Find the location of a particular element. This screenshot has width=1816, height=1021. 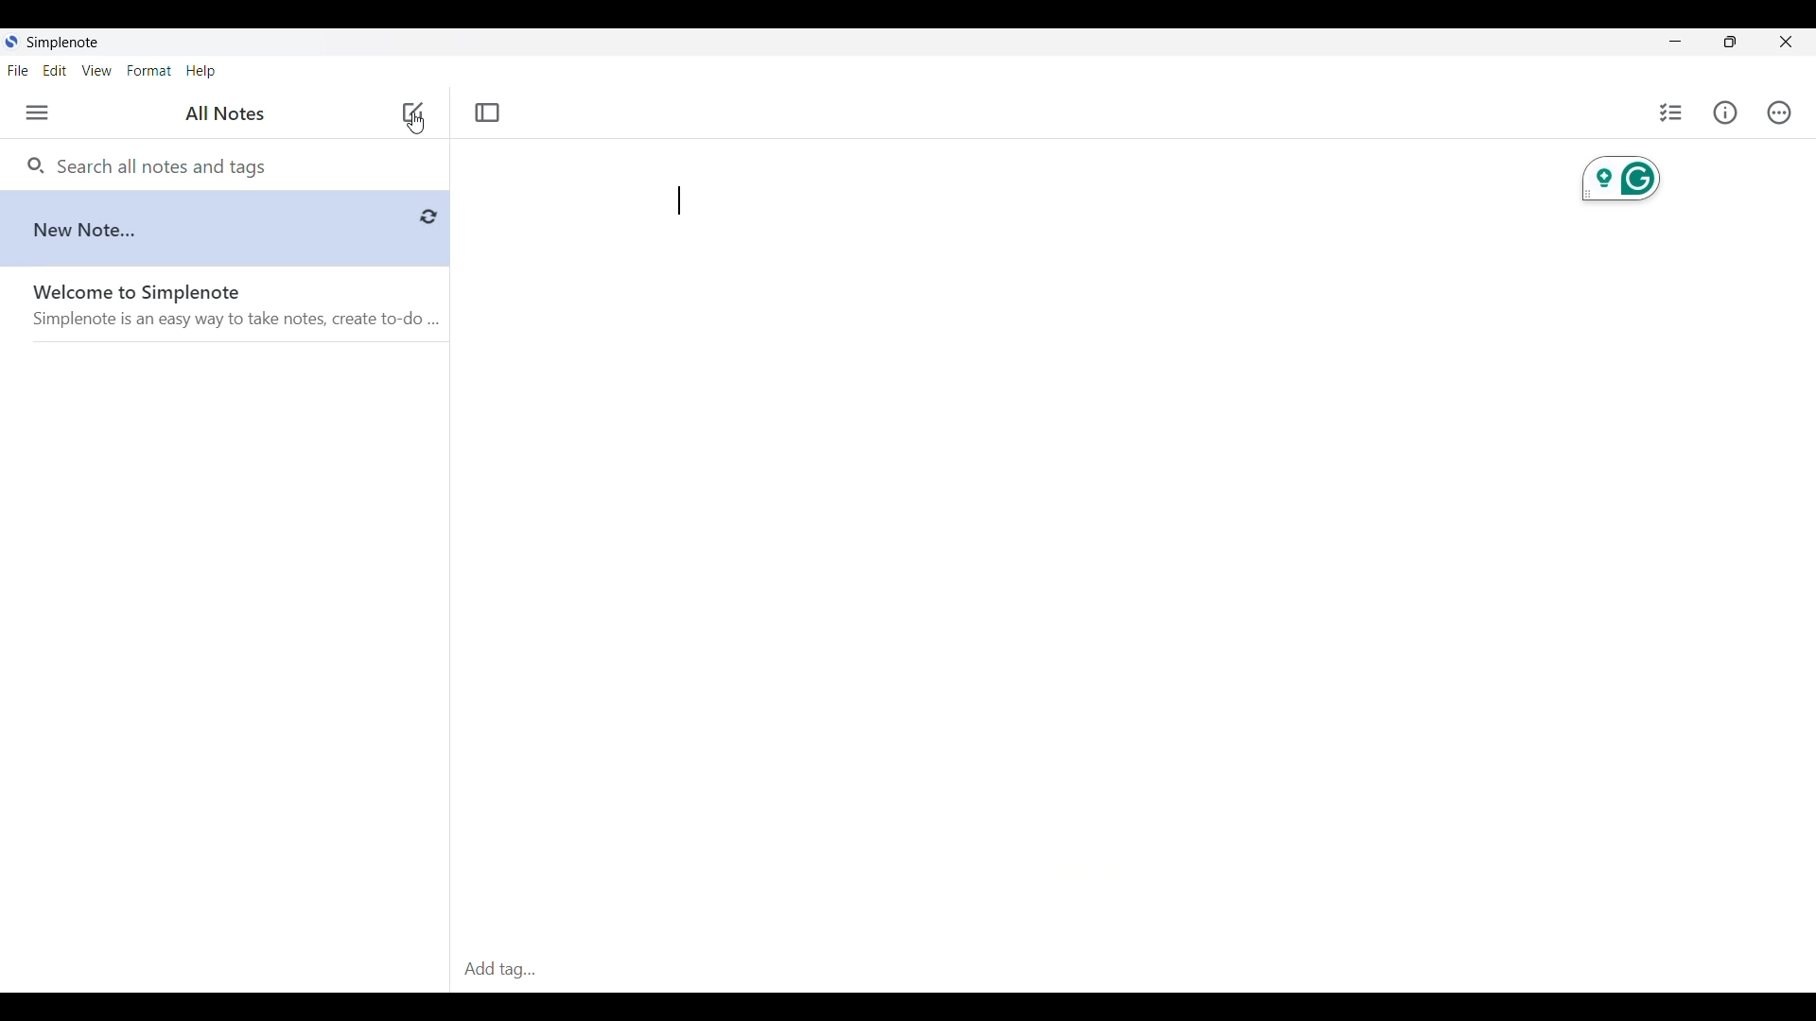

Cursor position unchanged after clicking on New Note is located at coordinates (416, 123).